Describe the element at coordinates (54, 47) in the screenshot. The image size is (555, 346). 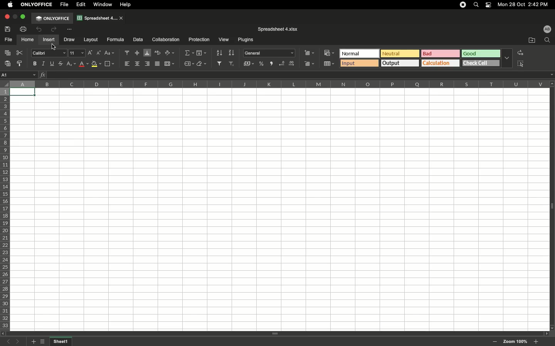
I see `cursor` at that location.